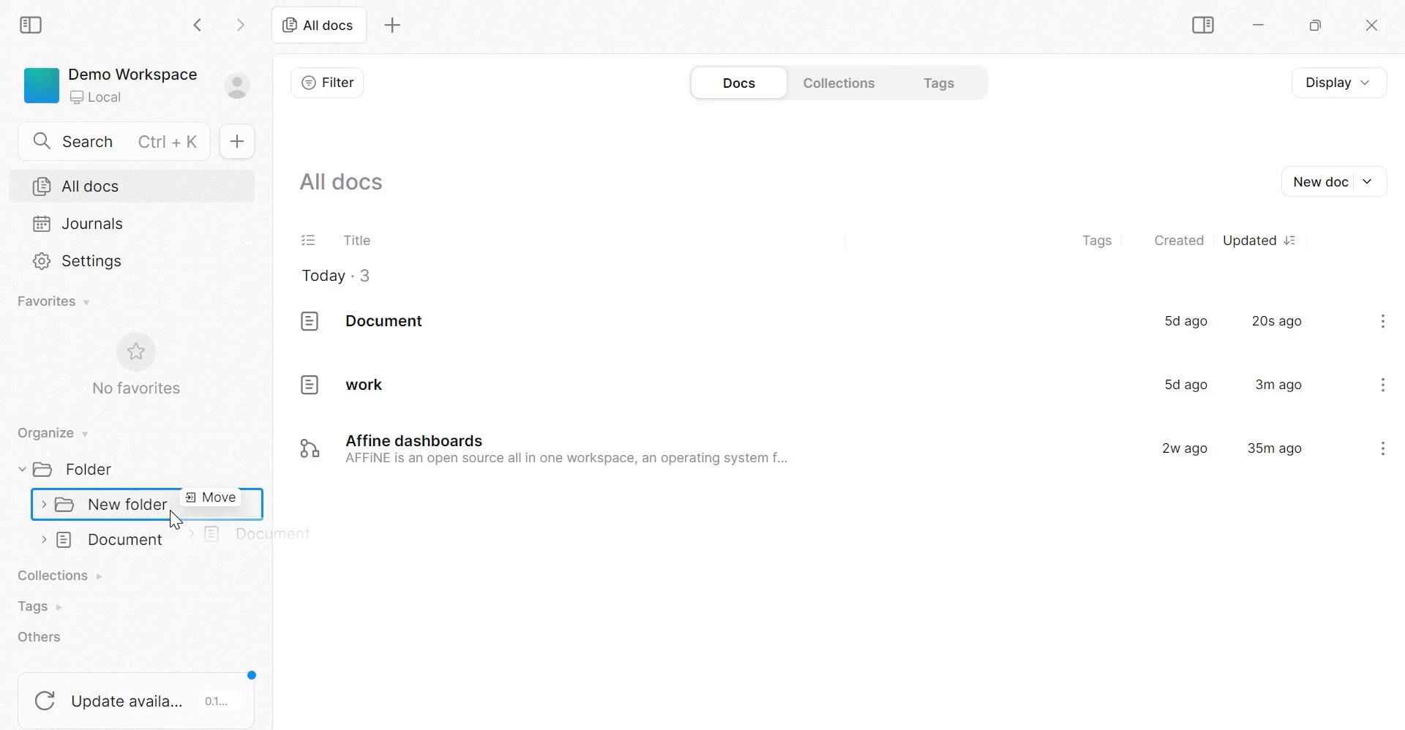 The height and width of the screenshot is (730, 1405). What do you see at coordinates (42, 538) in the screenshot?
I see `collapse/expand` at bounding box center [42, 538].